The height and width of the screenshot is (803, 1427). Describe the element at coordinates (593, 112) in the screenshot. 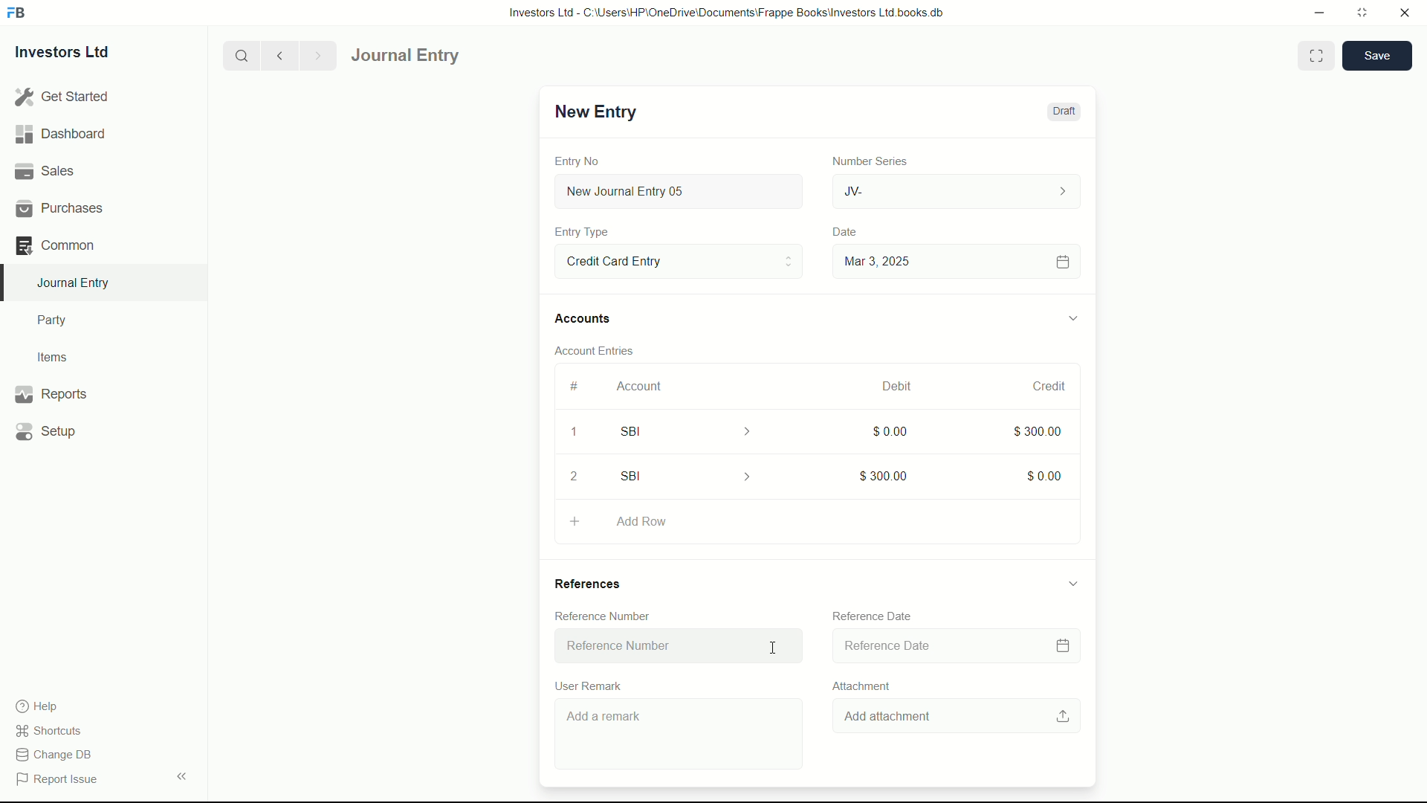

I see `New Entry` at that location.